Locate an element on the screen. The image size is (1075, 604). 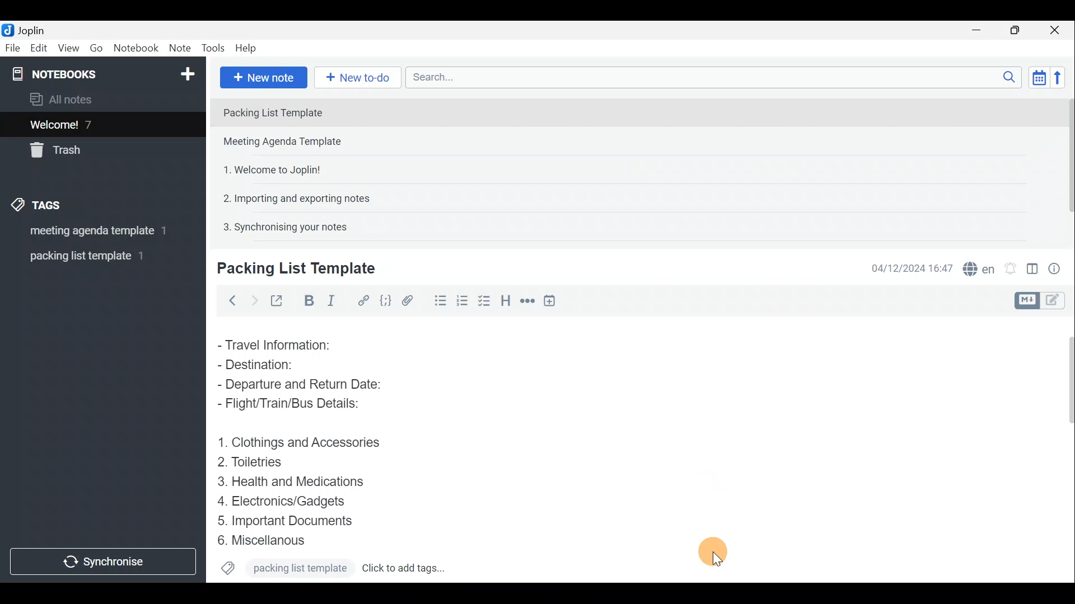
Notebook is located at coordinates (135, 50).